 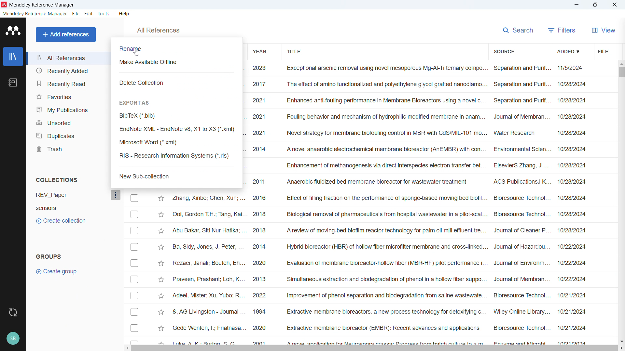 What do you see at coordinates (176, 116) in the screenshot?
I see `BibTeX (*.bib)` at bounding box center [176, 116].